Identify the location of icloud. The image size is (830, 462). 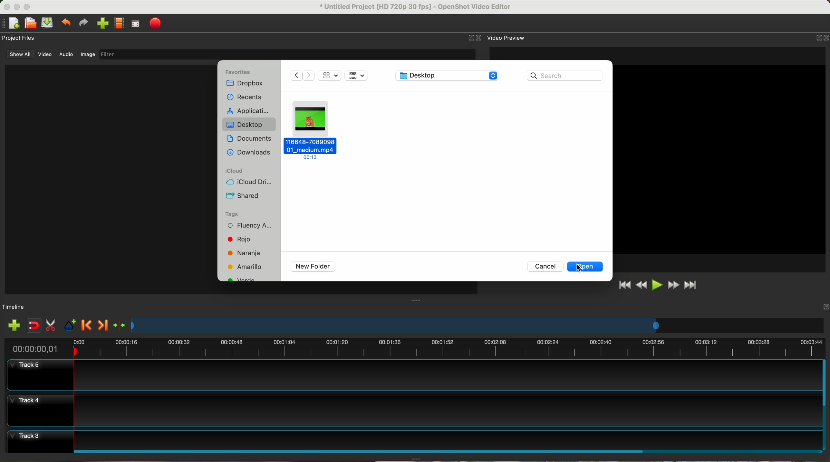
(235, 171).